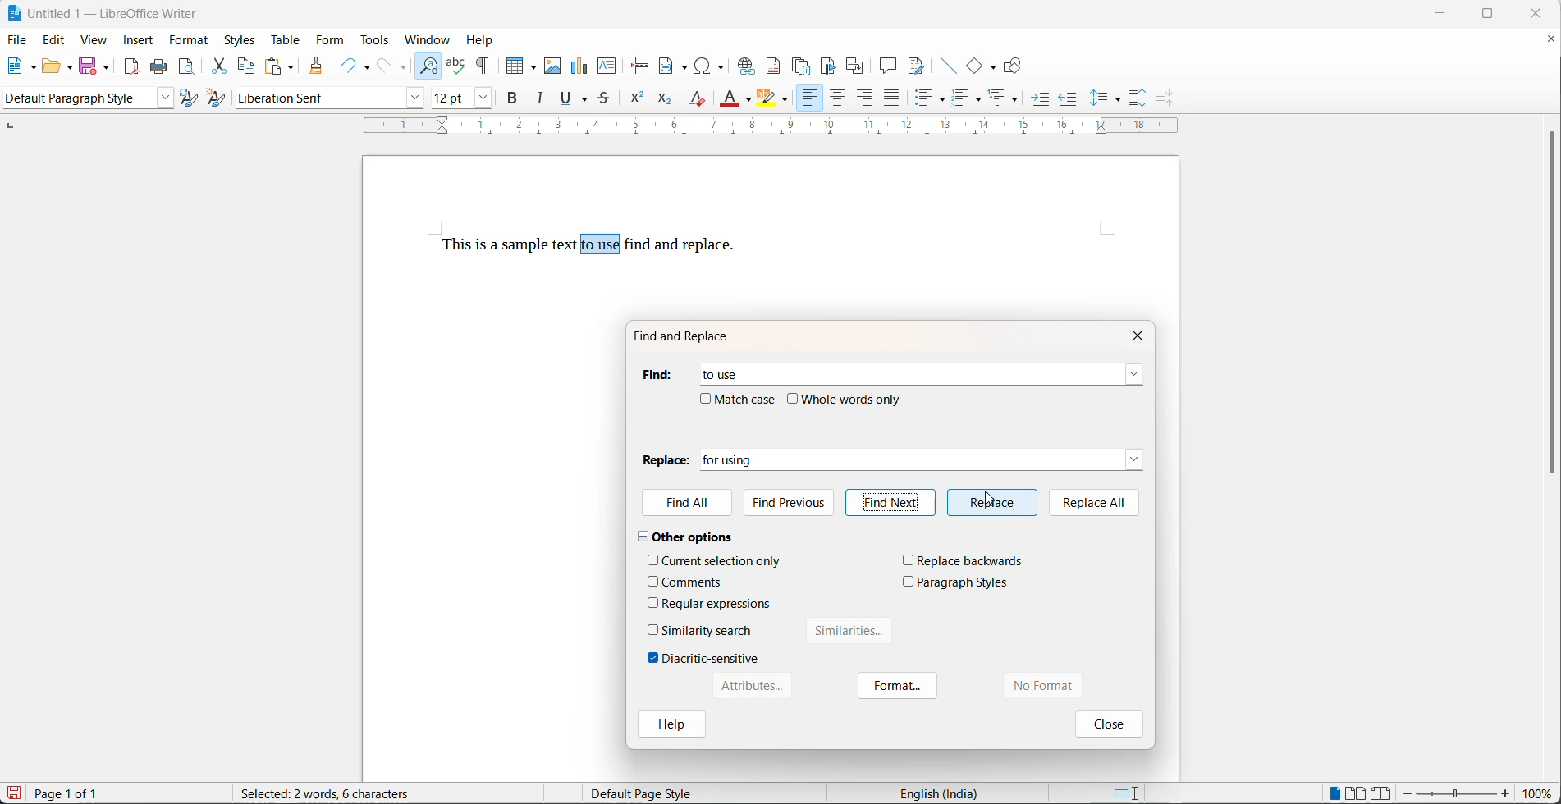 The image size is (1561, 804). What do you see at coordinates (944, 793) in the screenshot?
I see `English (India)` at bounding box center [944, 793].